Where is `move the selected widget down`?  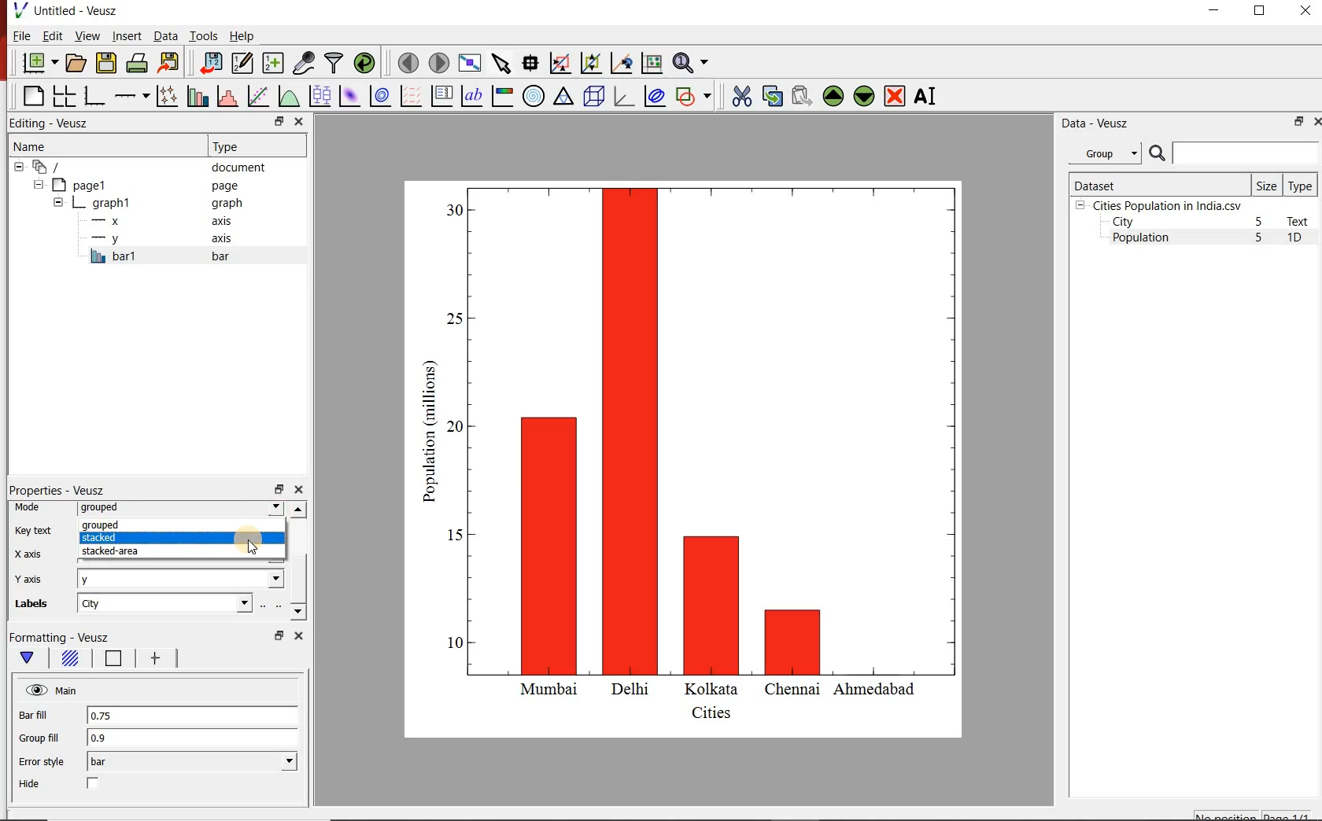
move the selected widget down is located at coordinates (864, 96).